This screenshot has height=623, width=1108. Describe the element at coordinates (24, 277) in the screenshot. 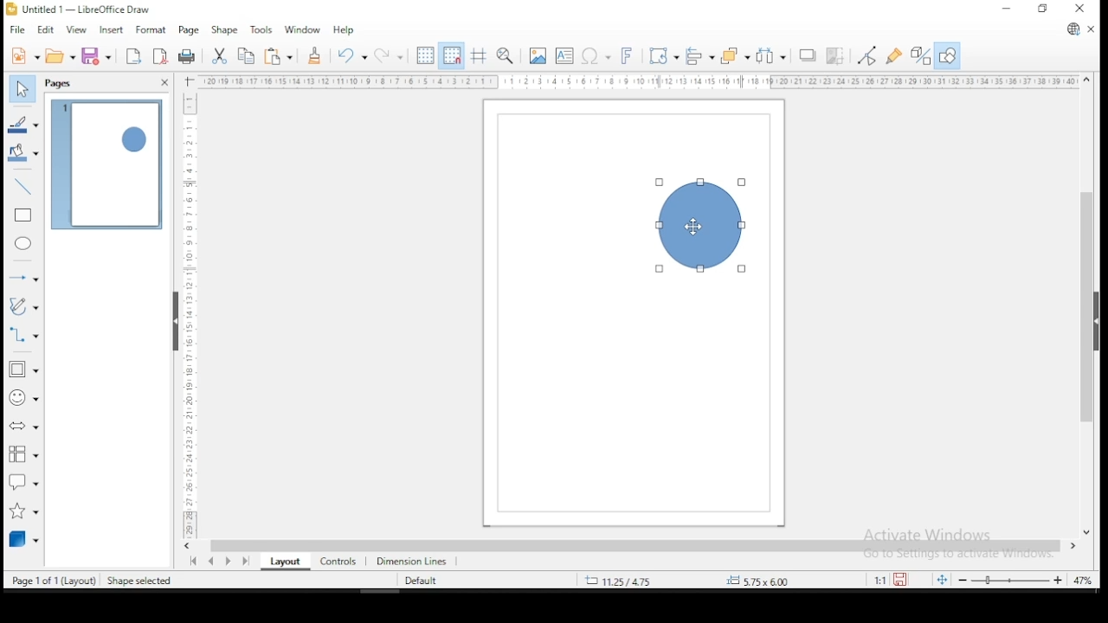

I see `lines and arrows` at that location.